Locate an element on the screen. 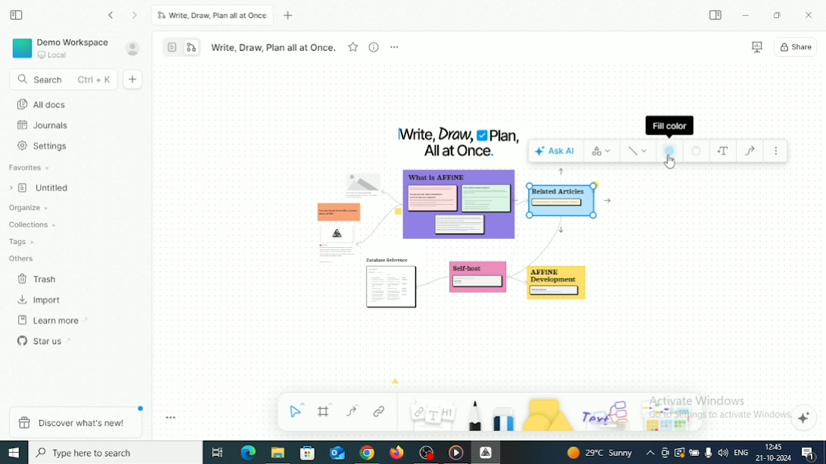 The width and height of the screenshot is (826, 464). Warning is located at coordinates (679, 453).